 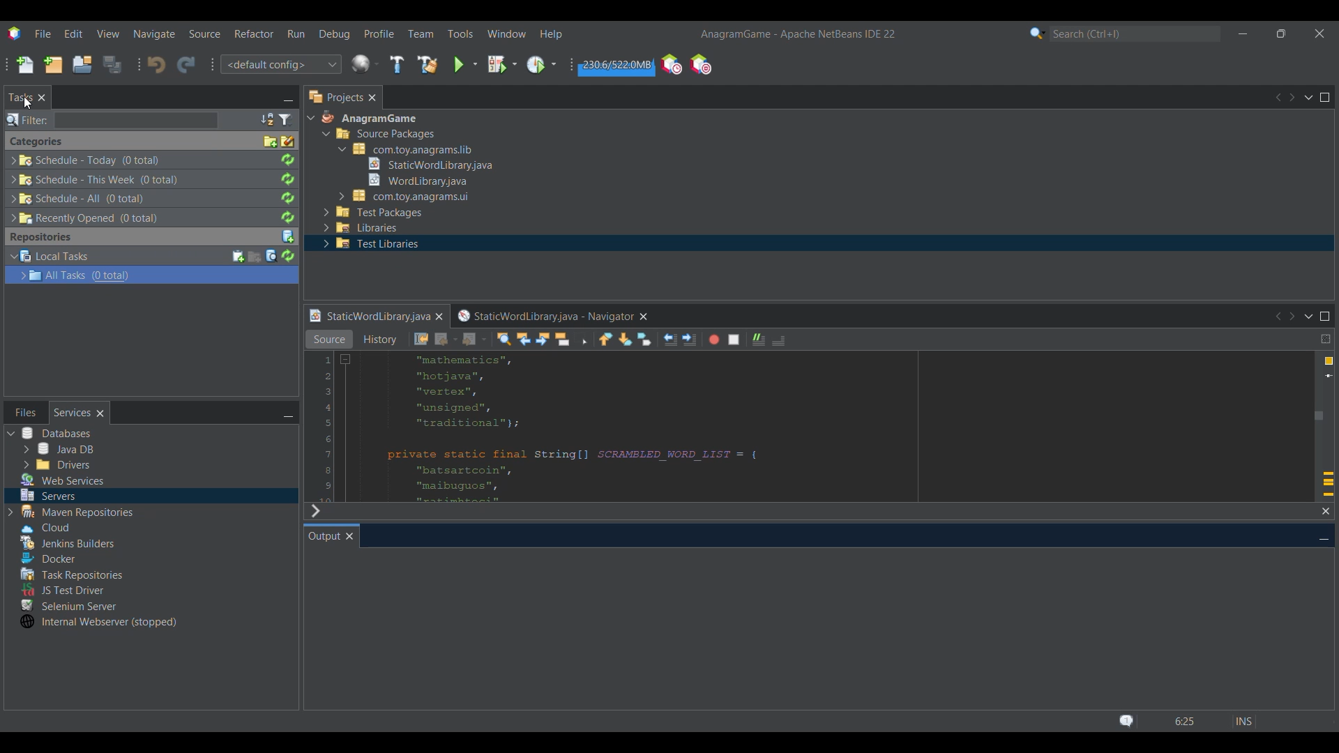 I want to click on Minimize, so click(x=288, y=413).